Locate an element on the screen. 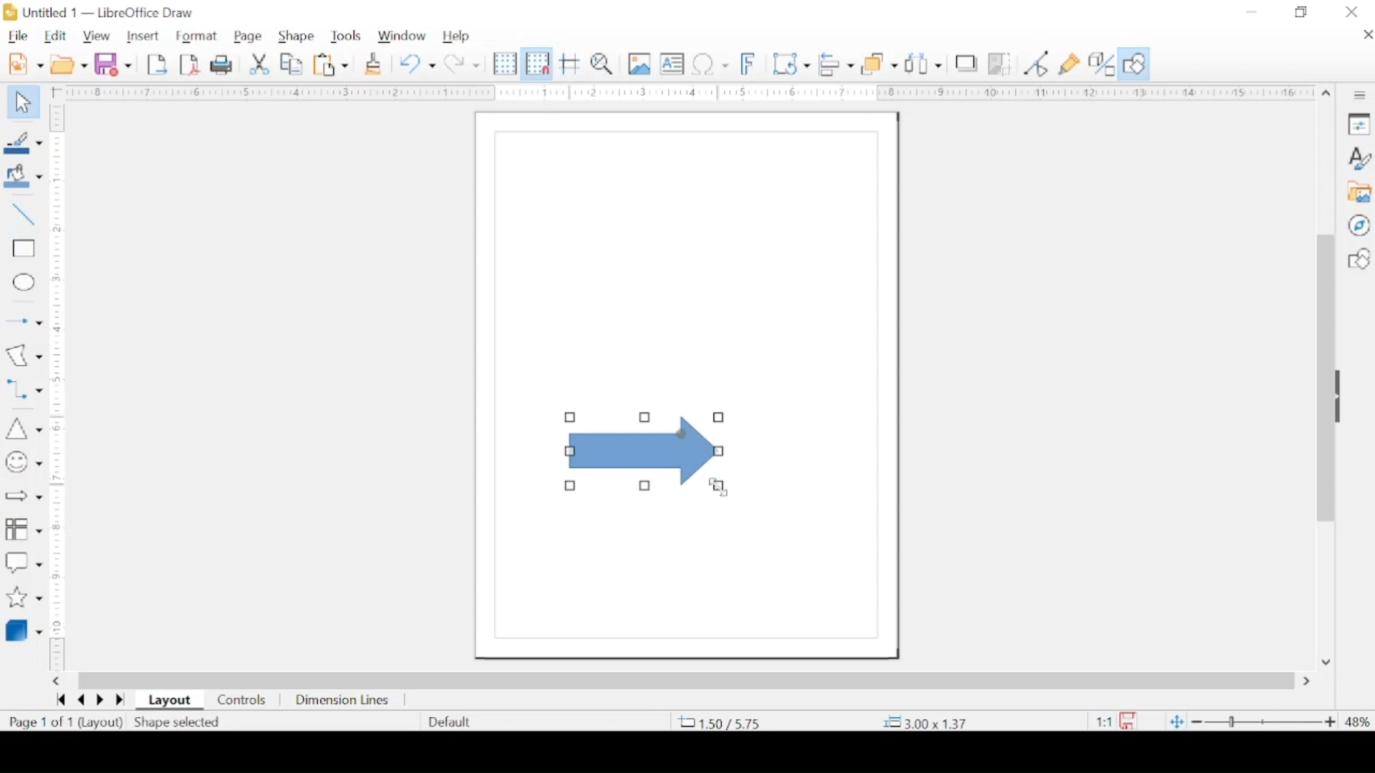 This screenshot has height=773, width=1375. zoom level is located at coordinates (1358, 723).